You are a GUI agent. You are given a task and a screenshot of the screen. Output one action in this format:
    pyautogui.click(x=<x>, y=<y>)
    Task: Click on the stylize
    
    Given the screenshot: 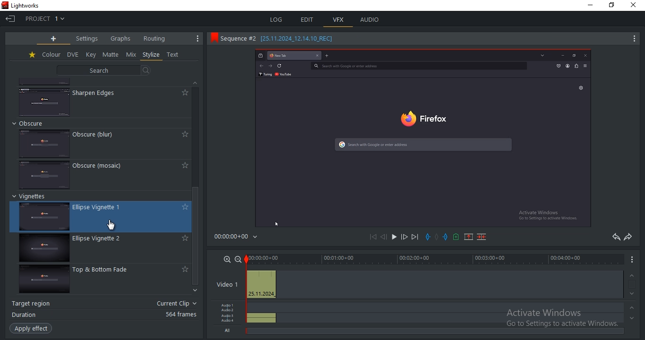 What is the action you would take?
    pyautogui.click(x=151, y=55)
    